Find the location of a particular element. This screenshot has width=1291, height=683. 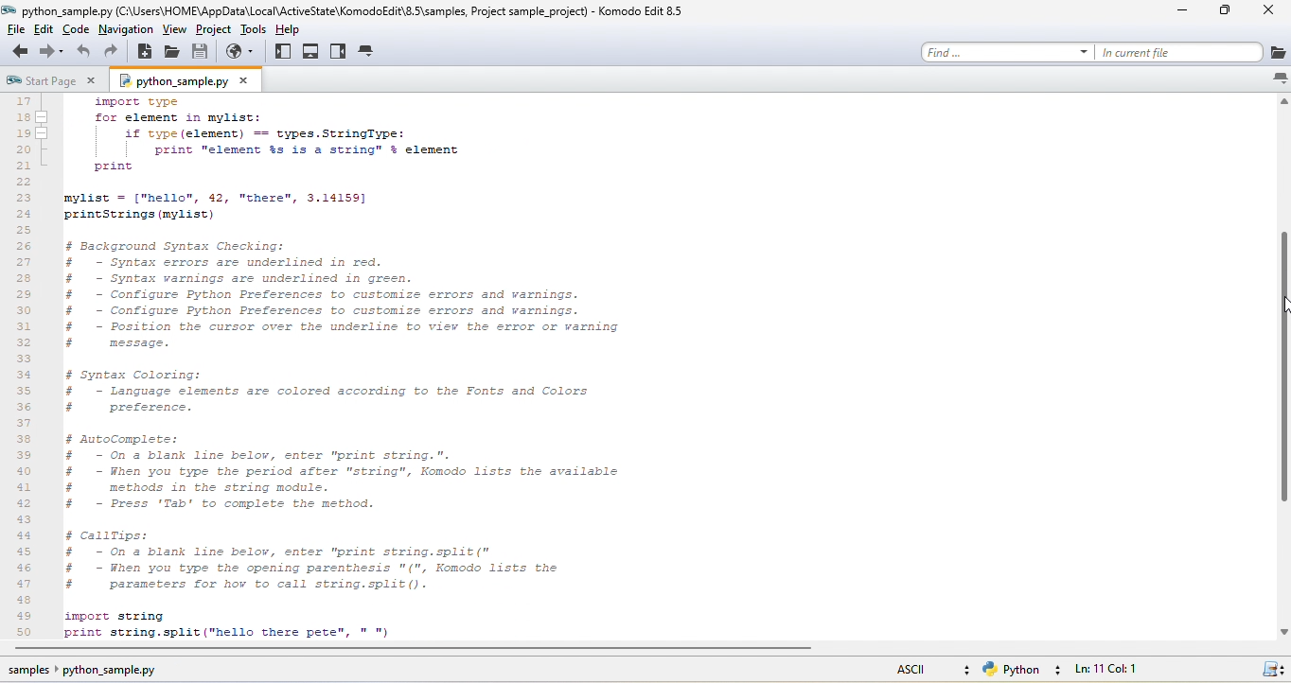

bottom pane is located at coordinates (311, 52).